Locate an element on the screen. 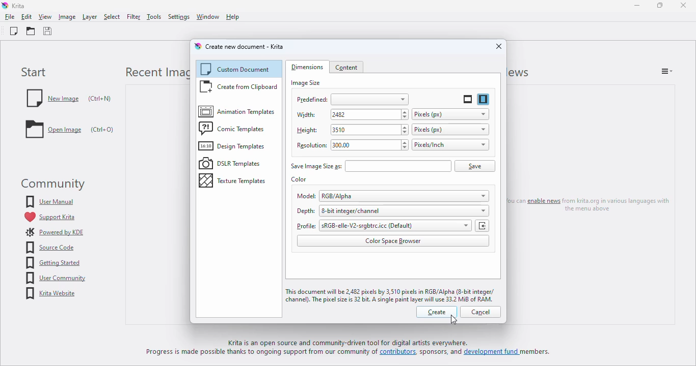 The height and width of the screenshot is (366, 696). layer is located at coordinates (89, 17).